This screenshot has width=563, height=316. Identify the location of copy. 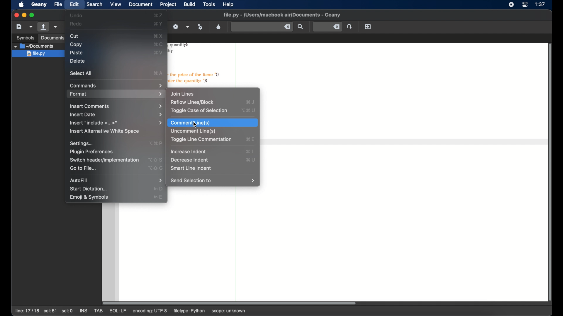
(76, 45).